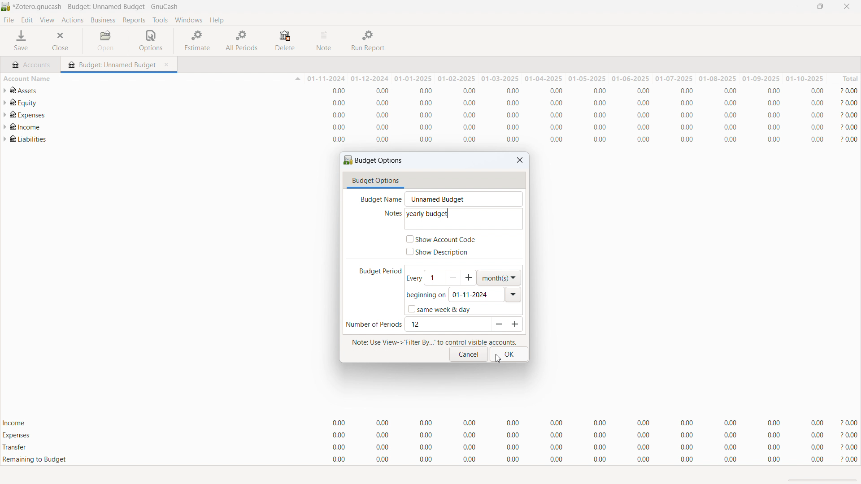  I want to click on description typed i, so click(464, 218).